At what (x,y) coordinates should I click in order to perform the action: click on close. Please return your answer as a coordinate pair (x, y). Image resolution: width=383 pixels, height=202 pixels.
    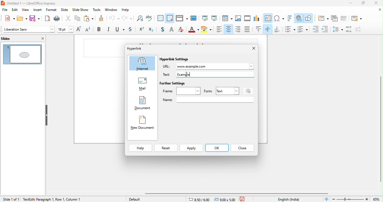
    Looking at the image, I should click on (41, 38).